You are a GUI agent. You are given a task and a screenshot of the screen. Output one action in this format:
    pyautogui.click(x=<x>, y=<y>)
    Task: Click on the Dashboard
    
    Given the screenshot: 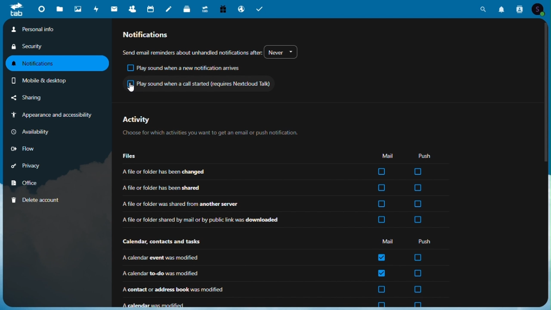 What is the action you would take?
    pyautogui.click(x=41, y=10)
    